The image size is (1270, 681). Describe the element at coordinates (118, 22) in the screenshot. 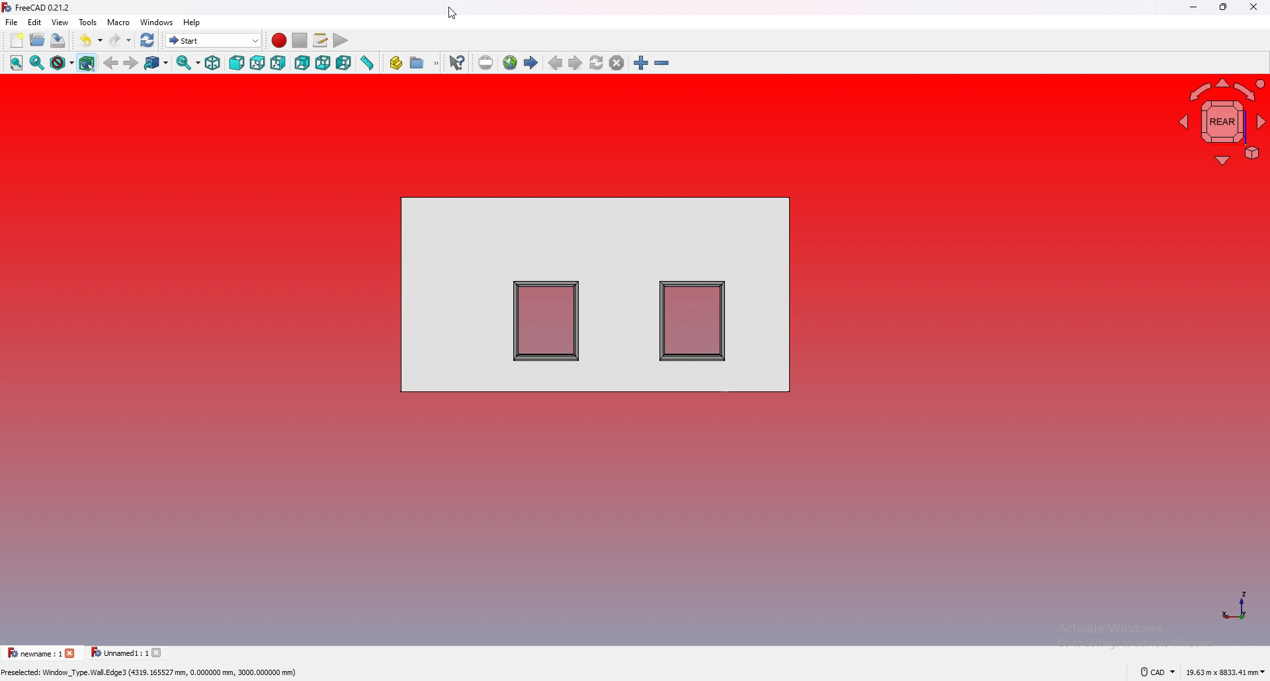

I see `macro` at that location.